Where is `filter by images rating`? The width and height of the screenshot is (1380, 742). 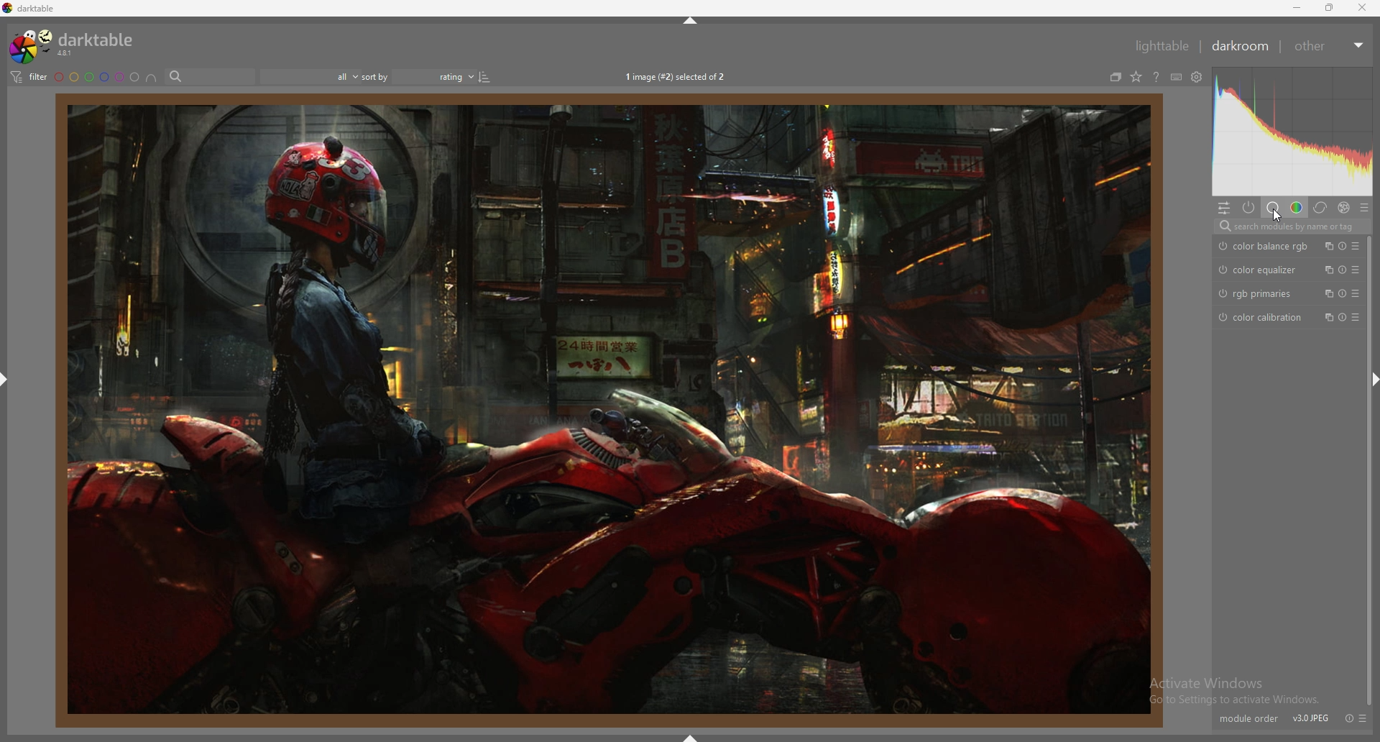
filter by images rating is located at coordinates (310, 76).